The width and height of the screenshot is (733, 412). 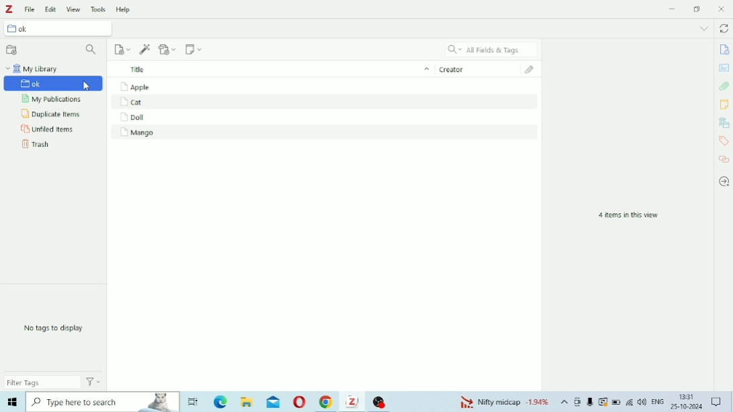 I want to click on Task View, so click(x=193, y=402).